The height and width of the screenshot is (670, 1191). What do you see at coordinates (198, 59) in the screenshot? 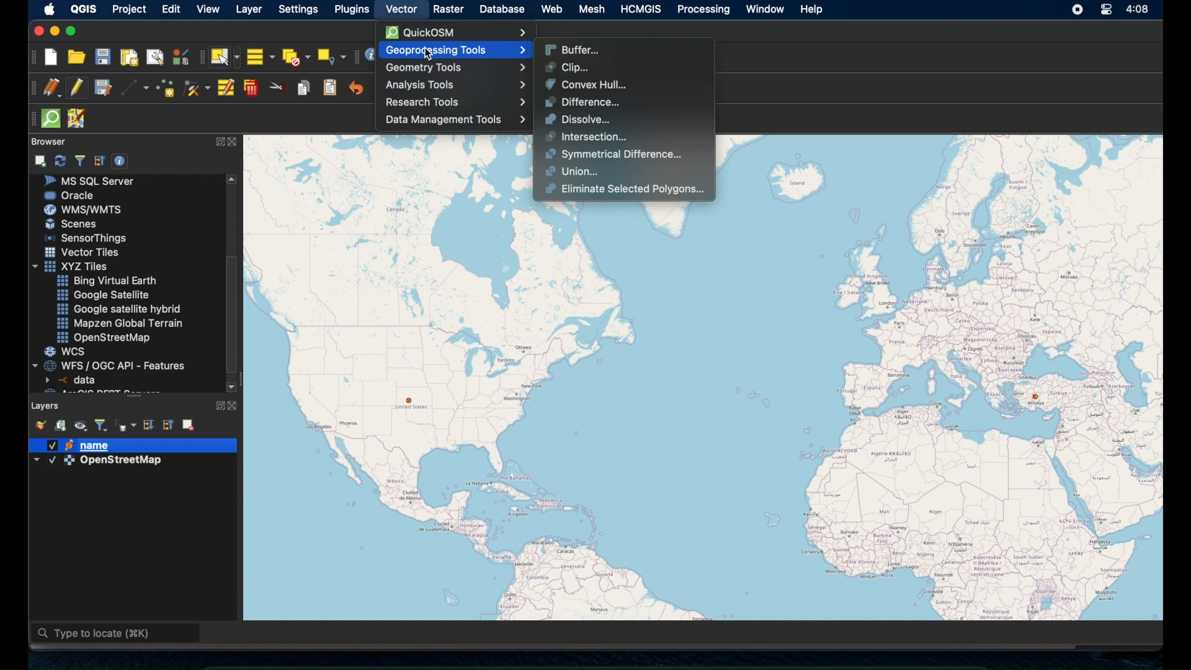
I see `selection toolbar` at bounding box center [198, 59].